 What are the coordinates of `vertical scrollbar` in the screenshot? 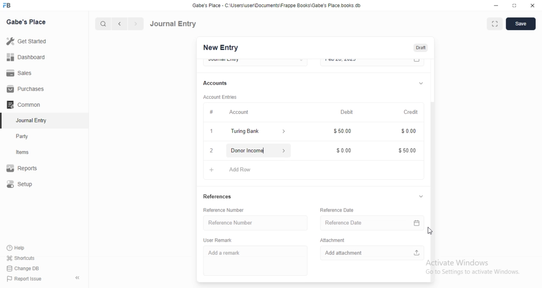 It's located at (434, 191).